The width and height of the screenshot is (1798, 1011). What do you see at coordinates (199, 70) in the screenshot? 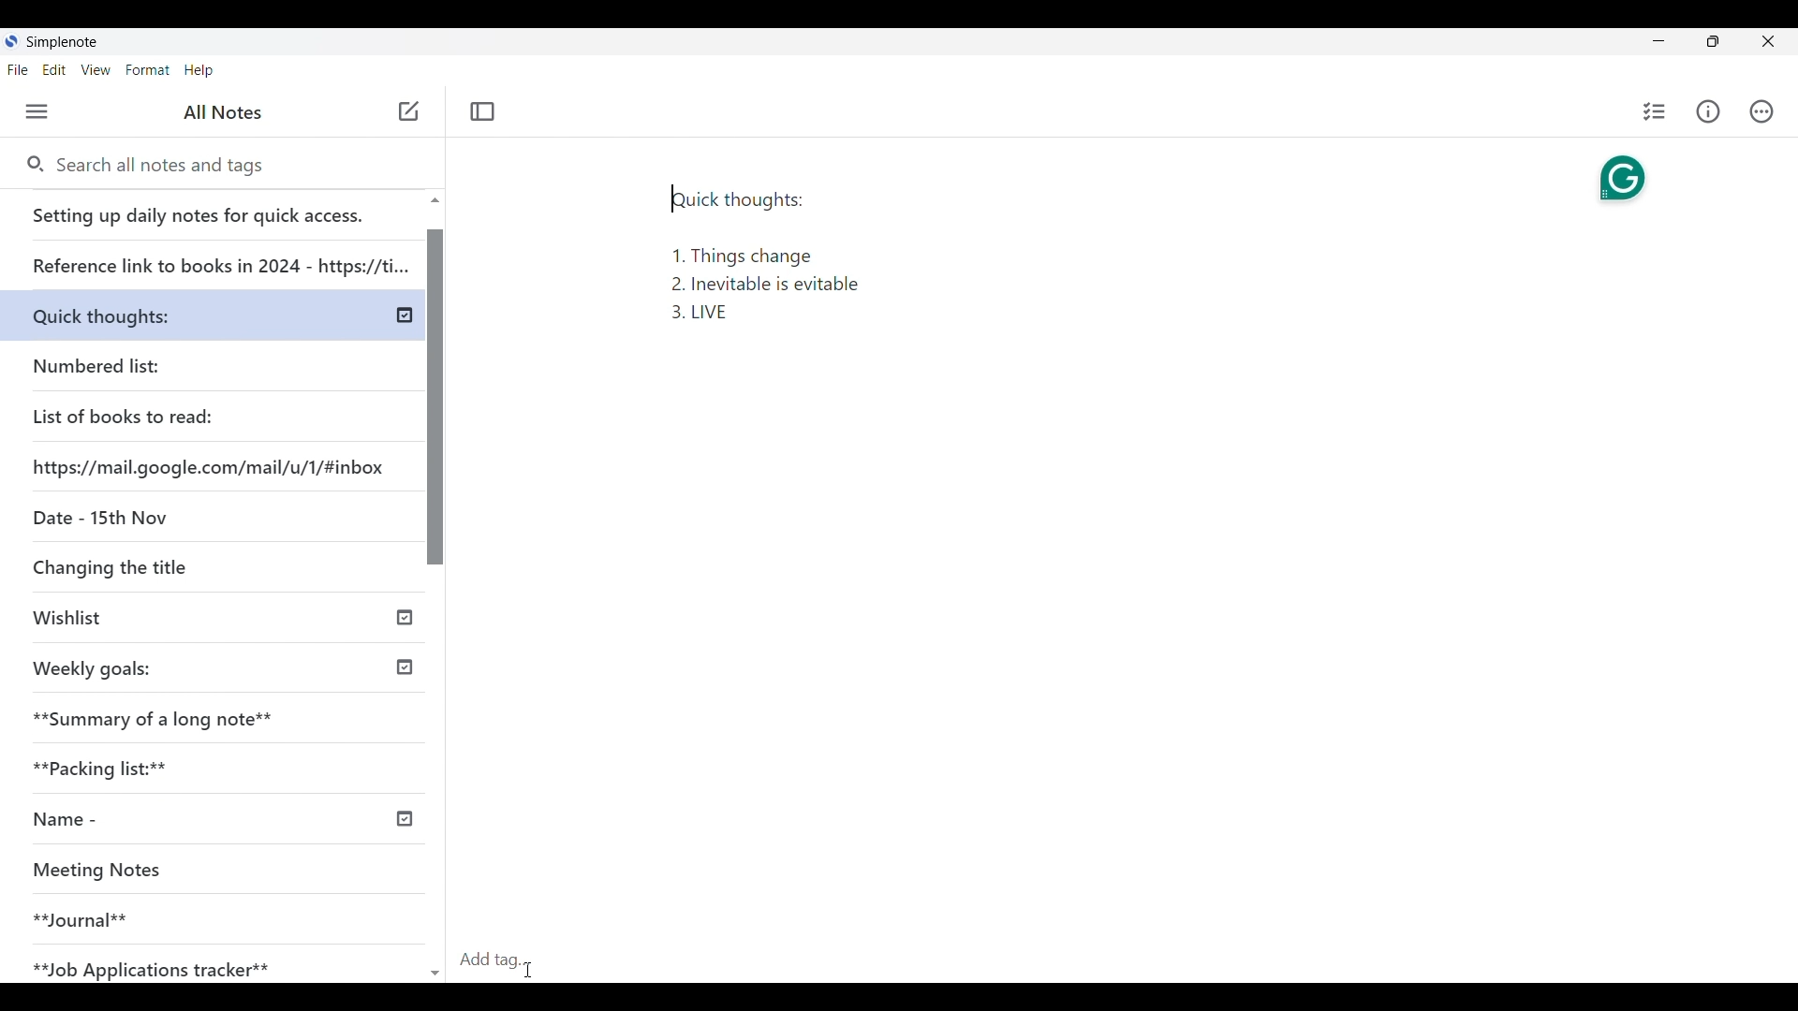
I see `Help menu` at bounding box center [199, 70].